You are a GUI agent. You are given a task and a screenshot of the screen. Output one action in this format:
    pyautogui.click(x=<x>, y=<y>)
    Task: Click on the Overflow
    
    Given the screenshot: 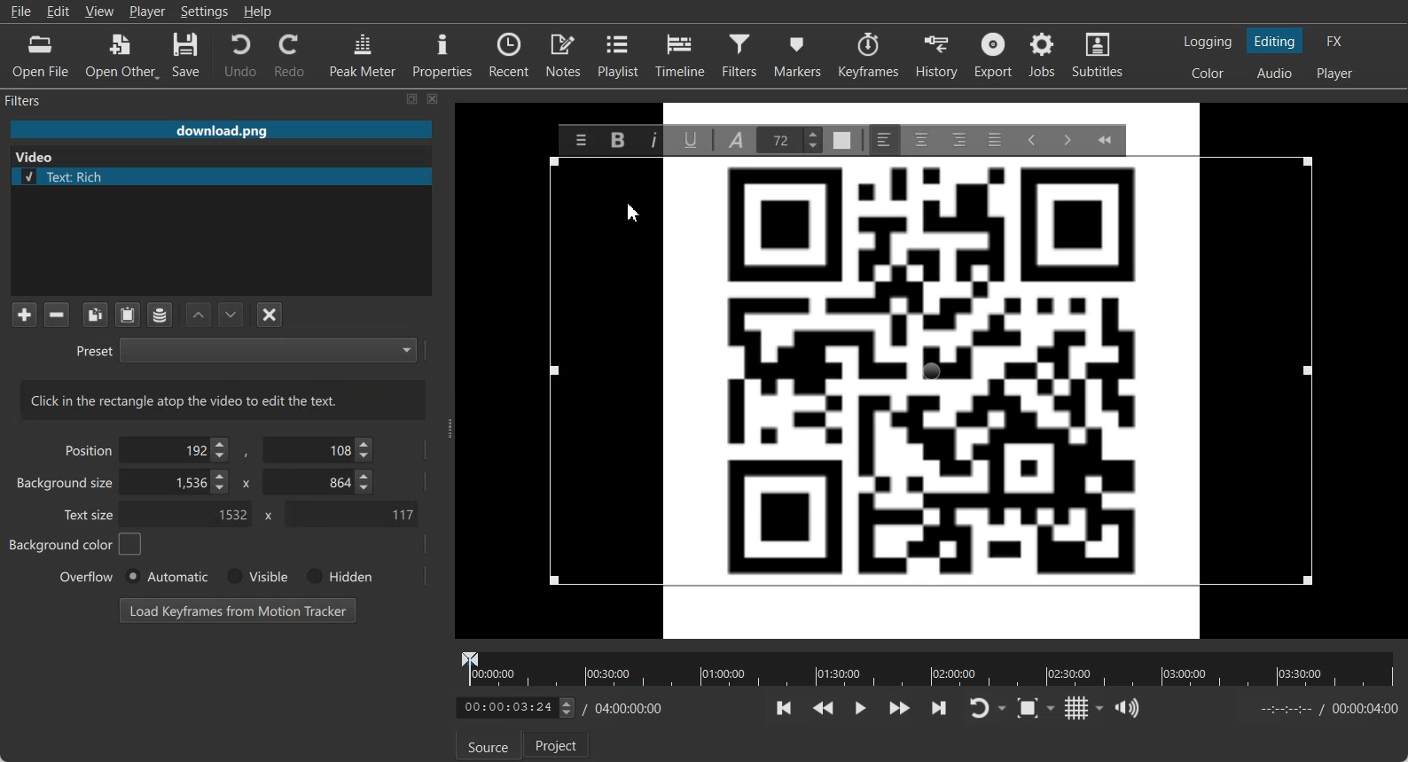 What is the action you would take?
    pyautogui.click(x=87, y=576)
    